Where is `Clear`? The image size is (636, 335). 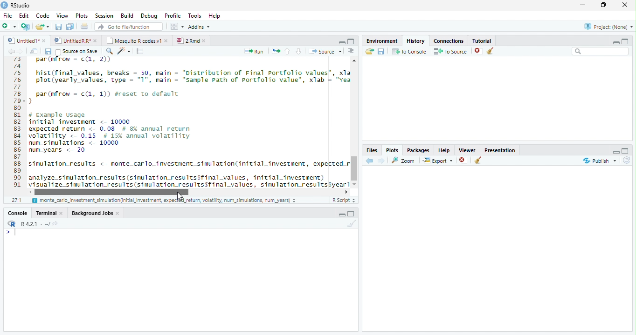 Clear is located at coordinates (492, 51).